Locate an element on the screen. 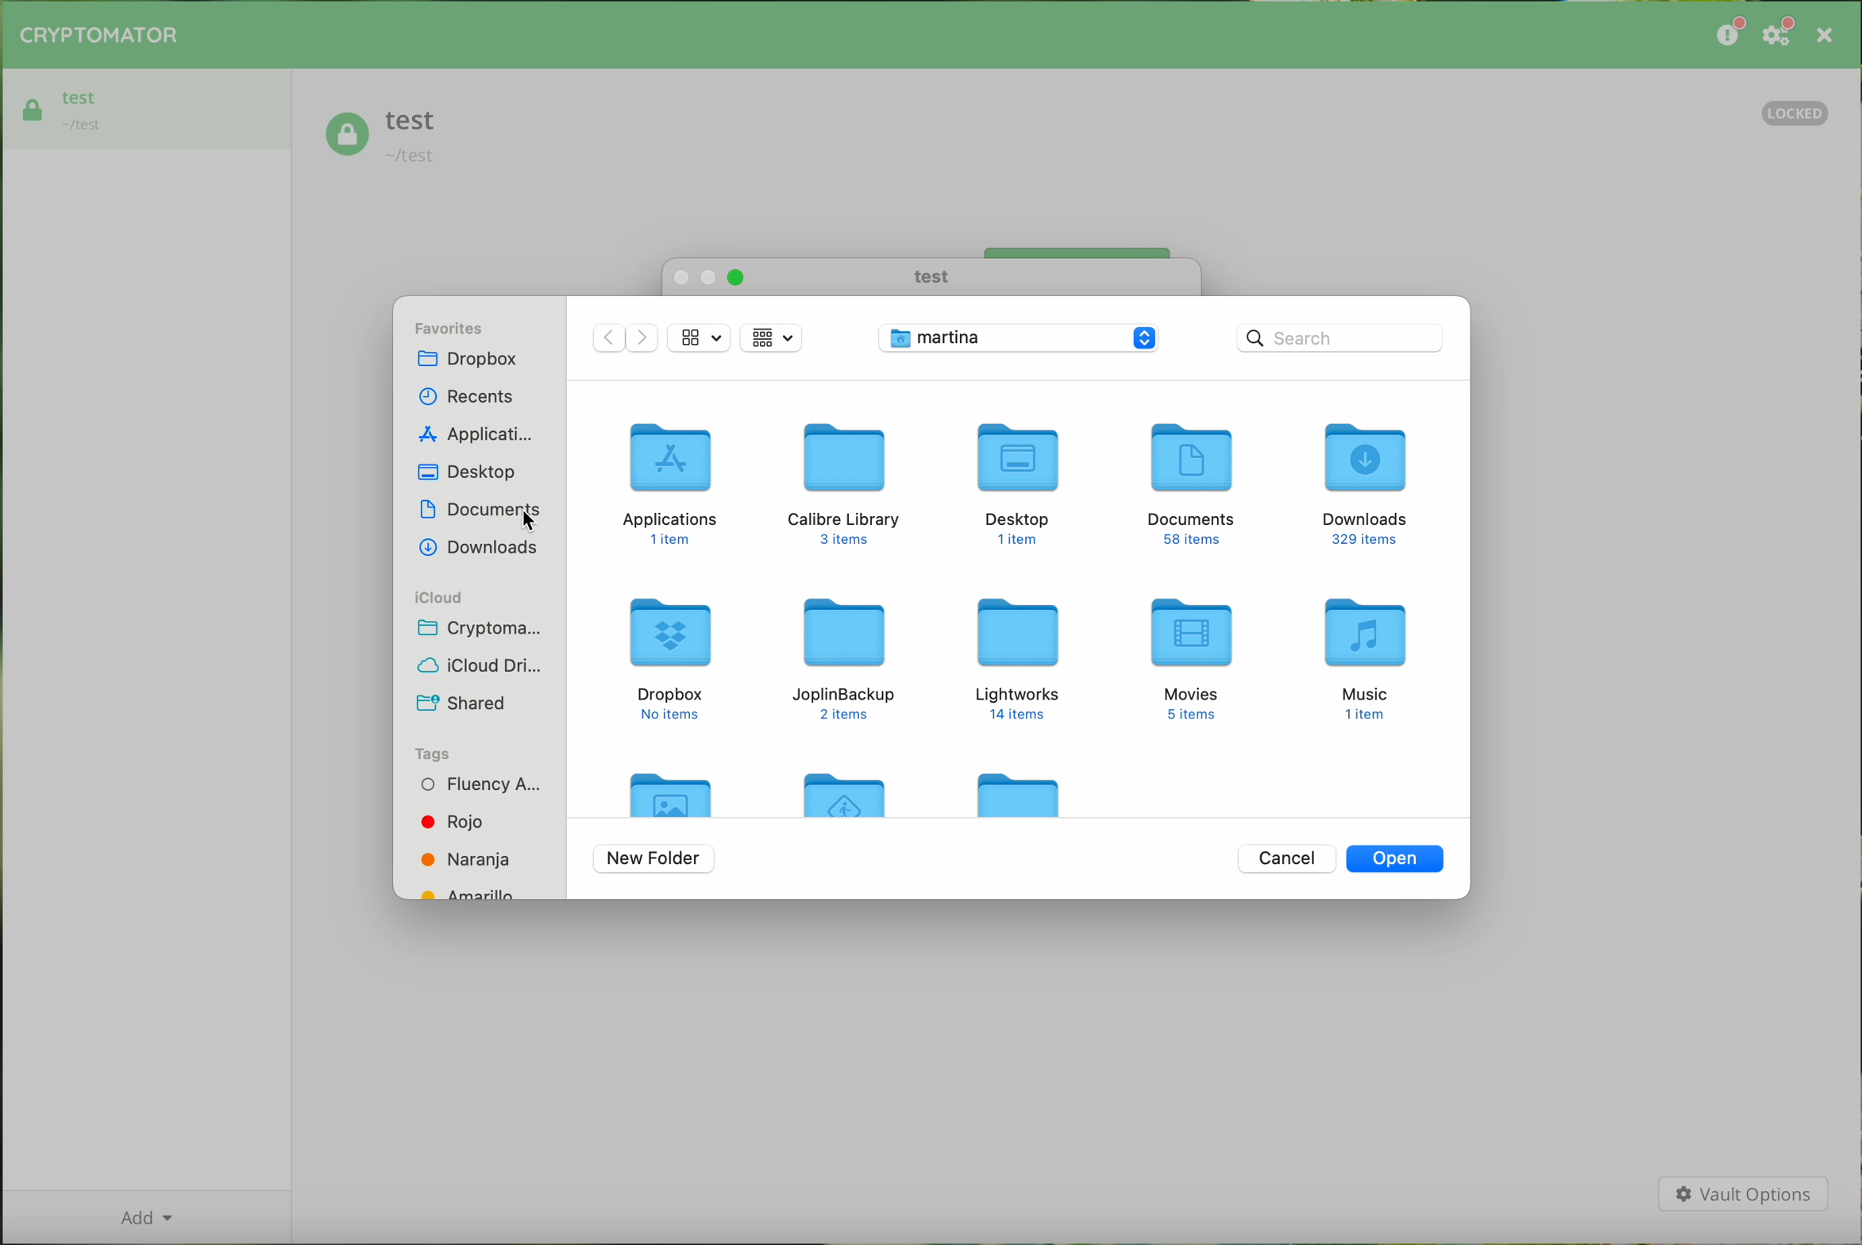 This screenshot has height=1245, width=1862. test is located at coordinates (928, 277).